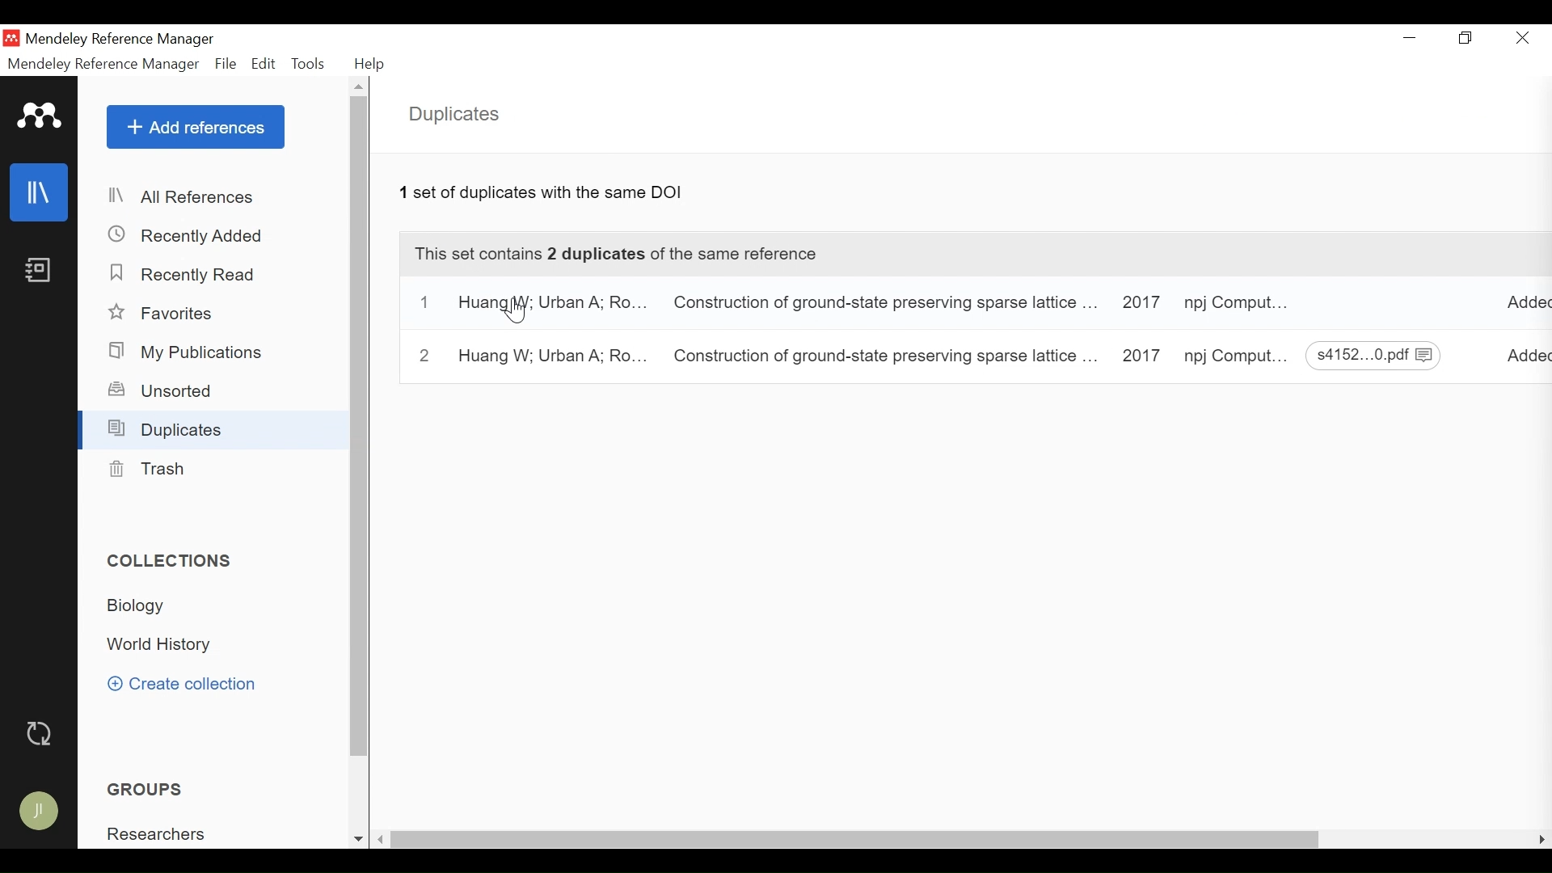 The image size is (1552, 873). I want to click on Collections, so click(172, 563).